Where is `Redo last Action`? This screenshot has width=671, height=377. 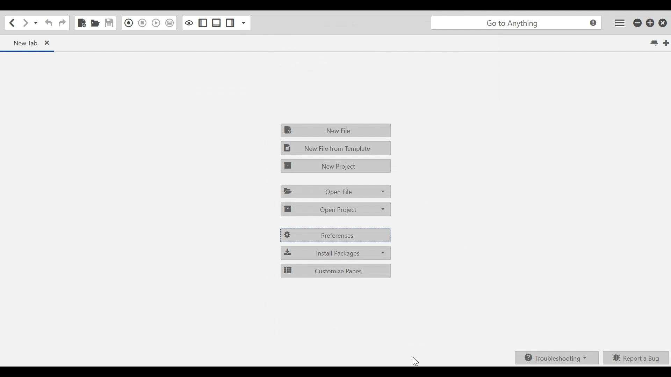
Redo last Action is located at coordinates (62, 24).